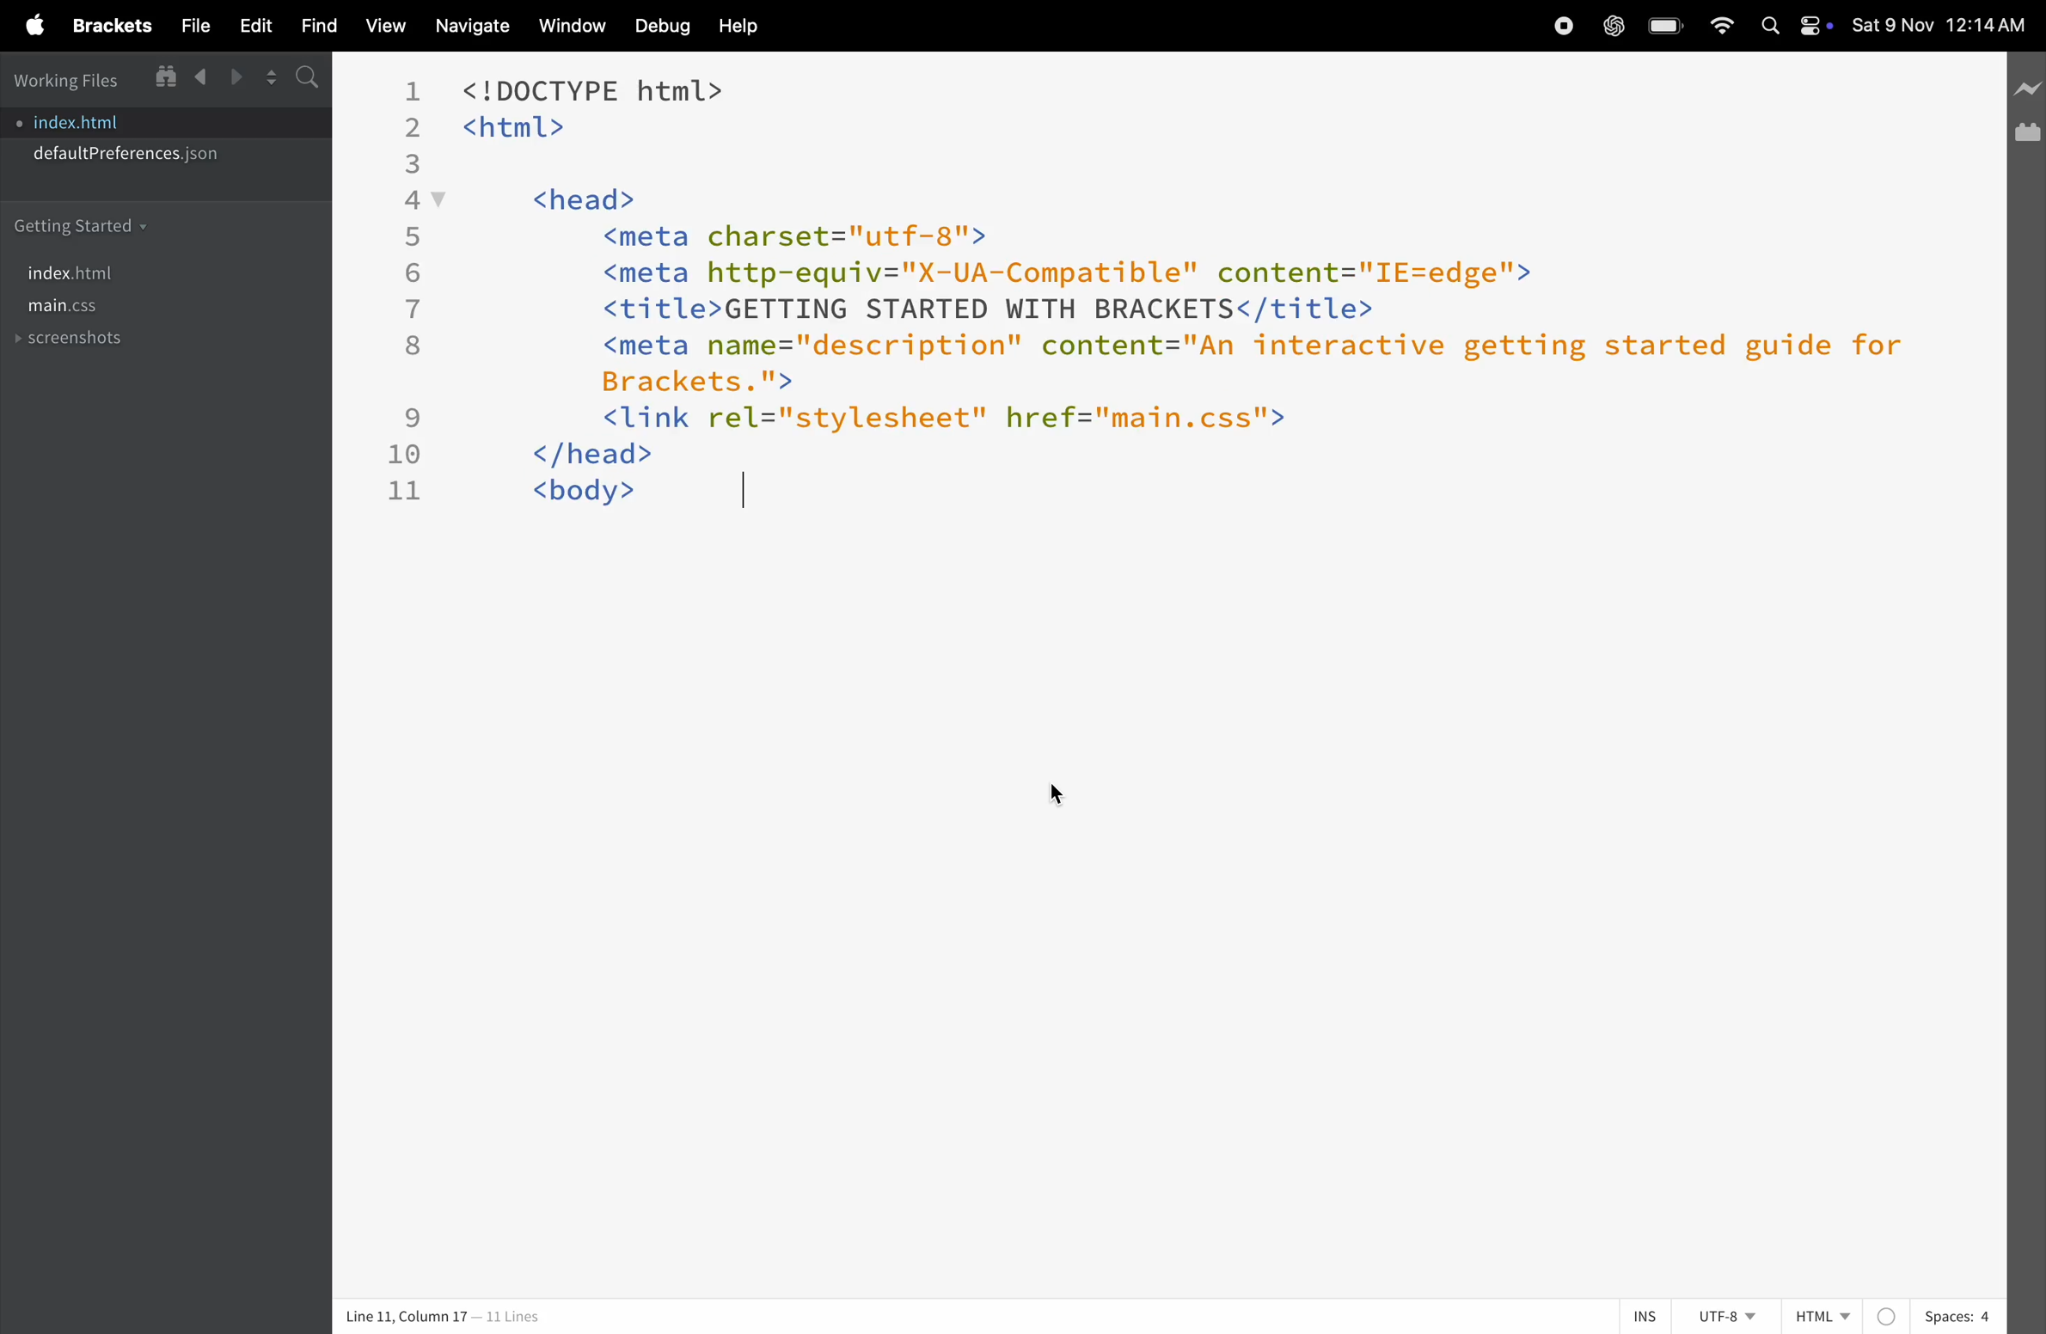 The width and height of the screenshot is (2046, 1334). I want to click on find, so click(309, 27).